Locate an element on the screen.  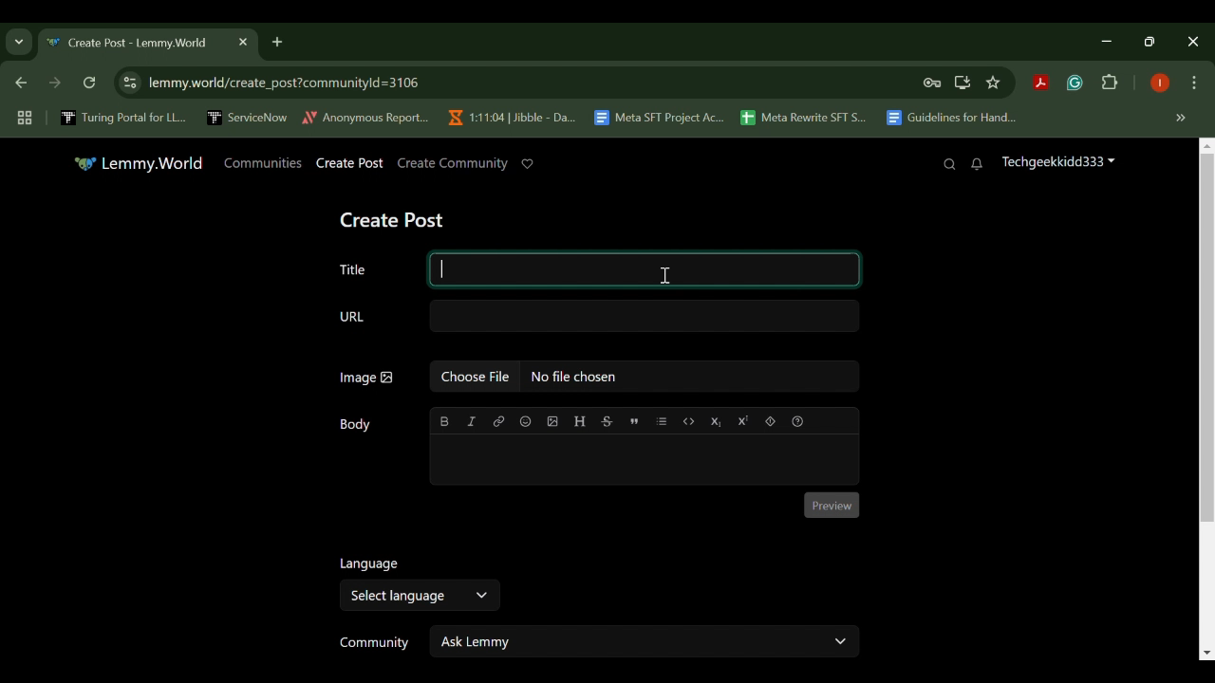
upload image is located at coordinates (552, 421).